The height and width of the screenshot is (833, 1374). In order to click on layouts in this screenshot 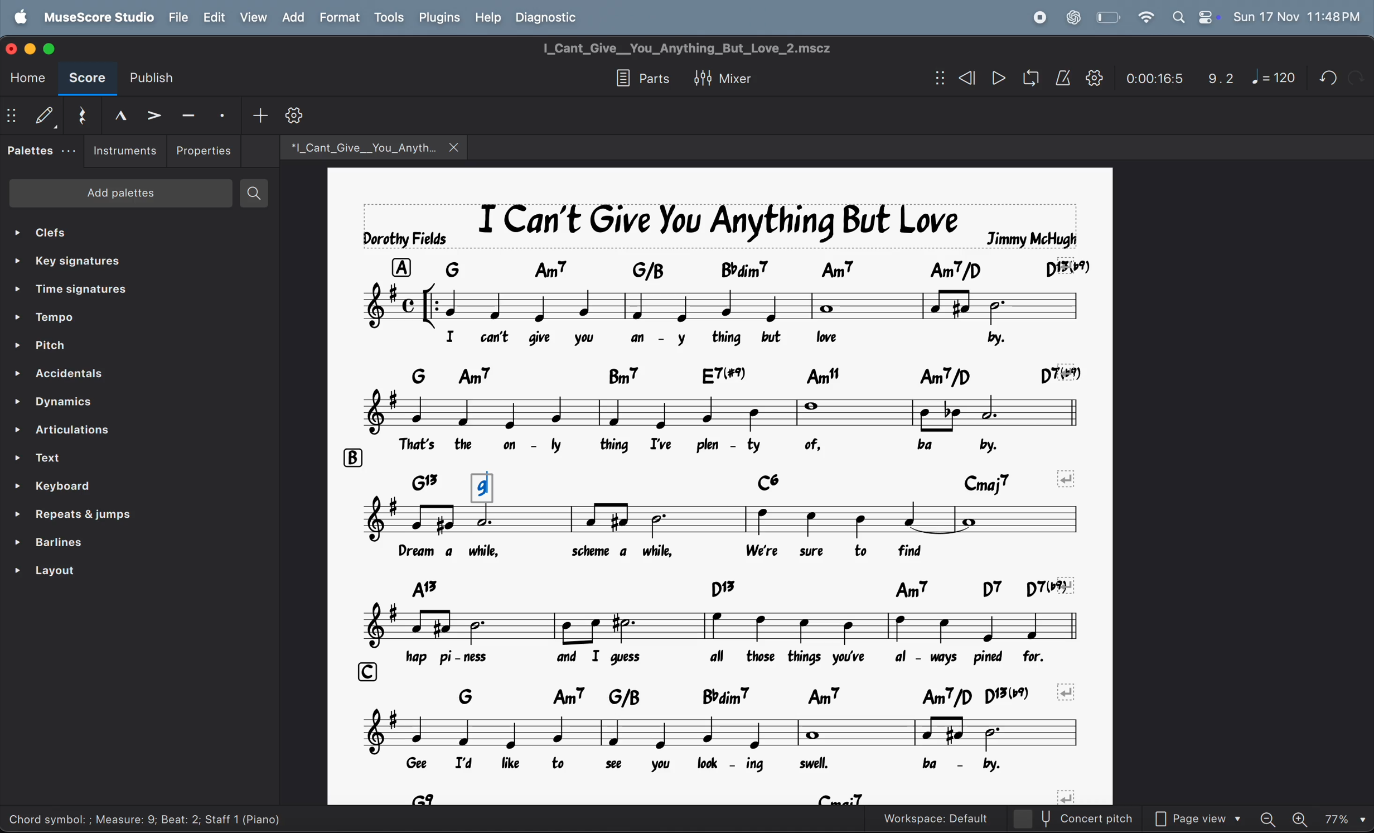, I will do `click(115, 576)`.